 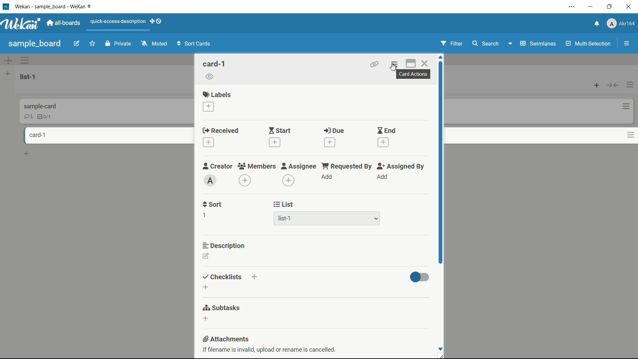 I want to click on checklists, so click(x=223, y=277).